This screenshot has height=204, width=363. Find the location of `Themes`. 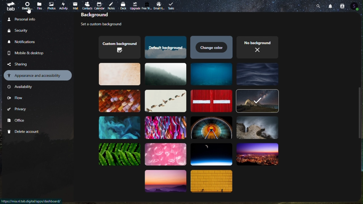

Themes is located at coordinates (257, 101).